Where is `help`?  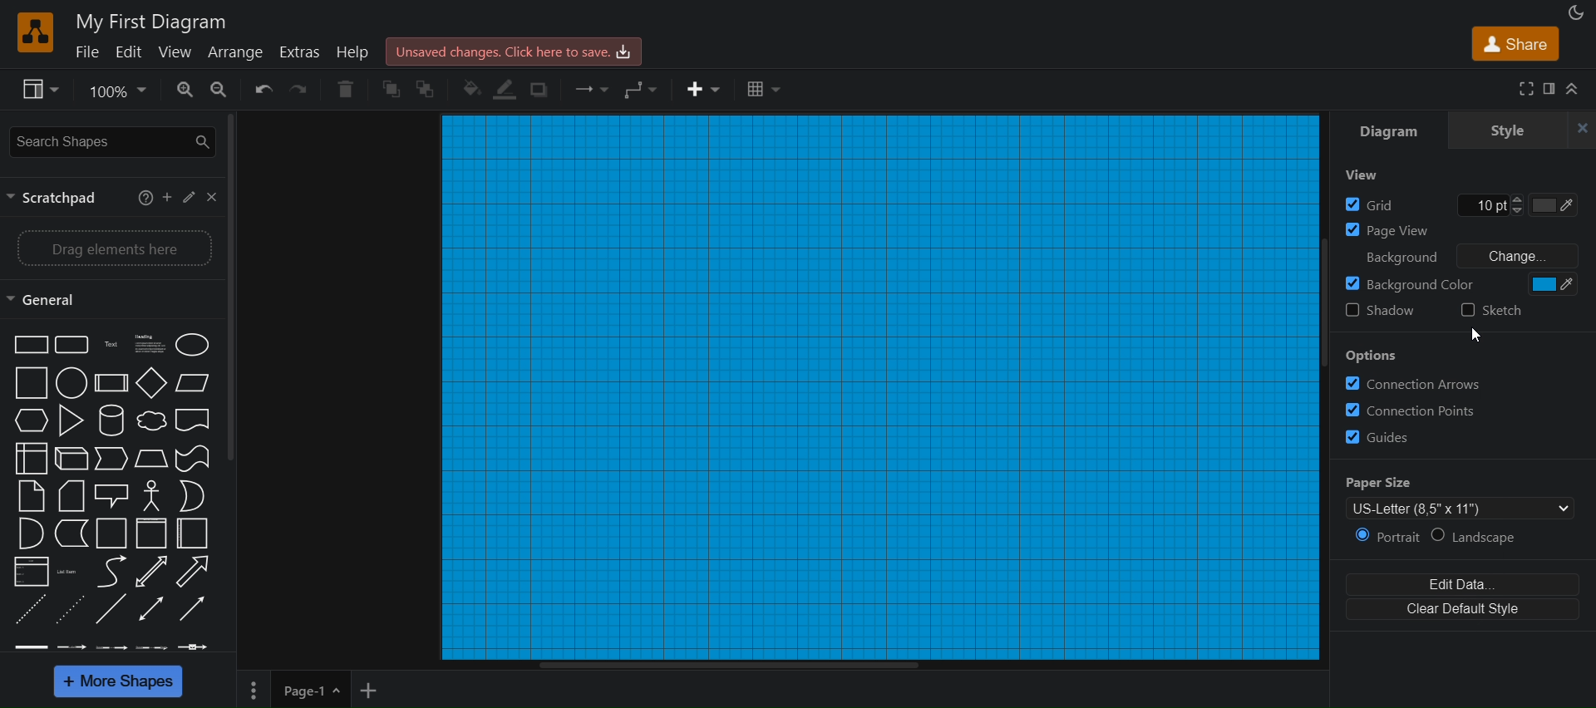
help is located at coordinates (145, 199).